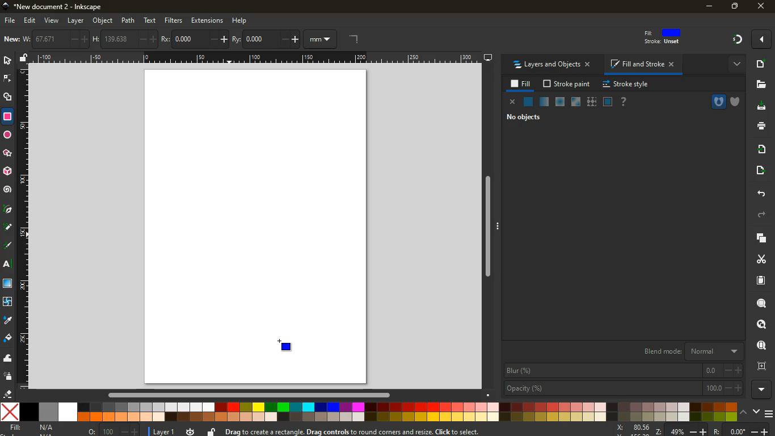 This screenshot has width=775, height=436. What do you see at coordinates (241, 21) in the screenshot?
I see `help` at bounding box center [241, 21].